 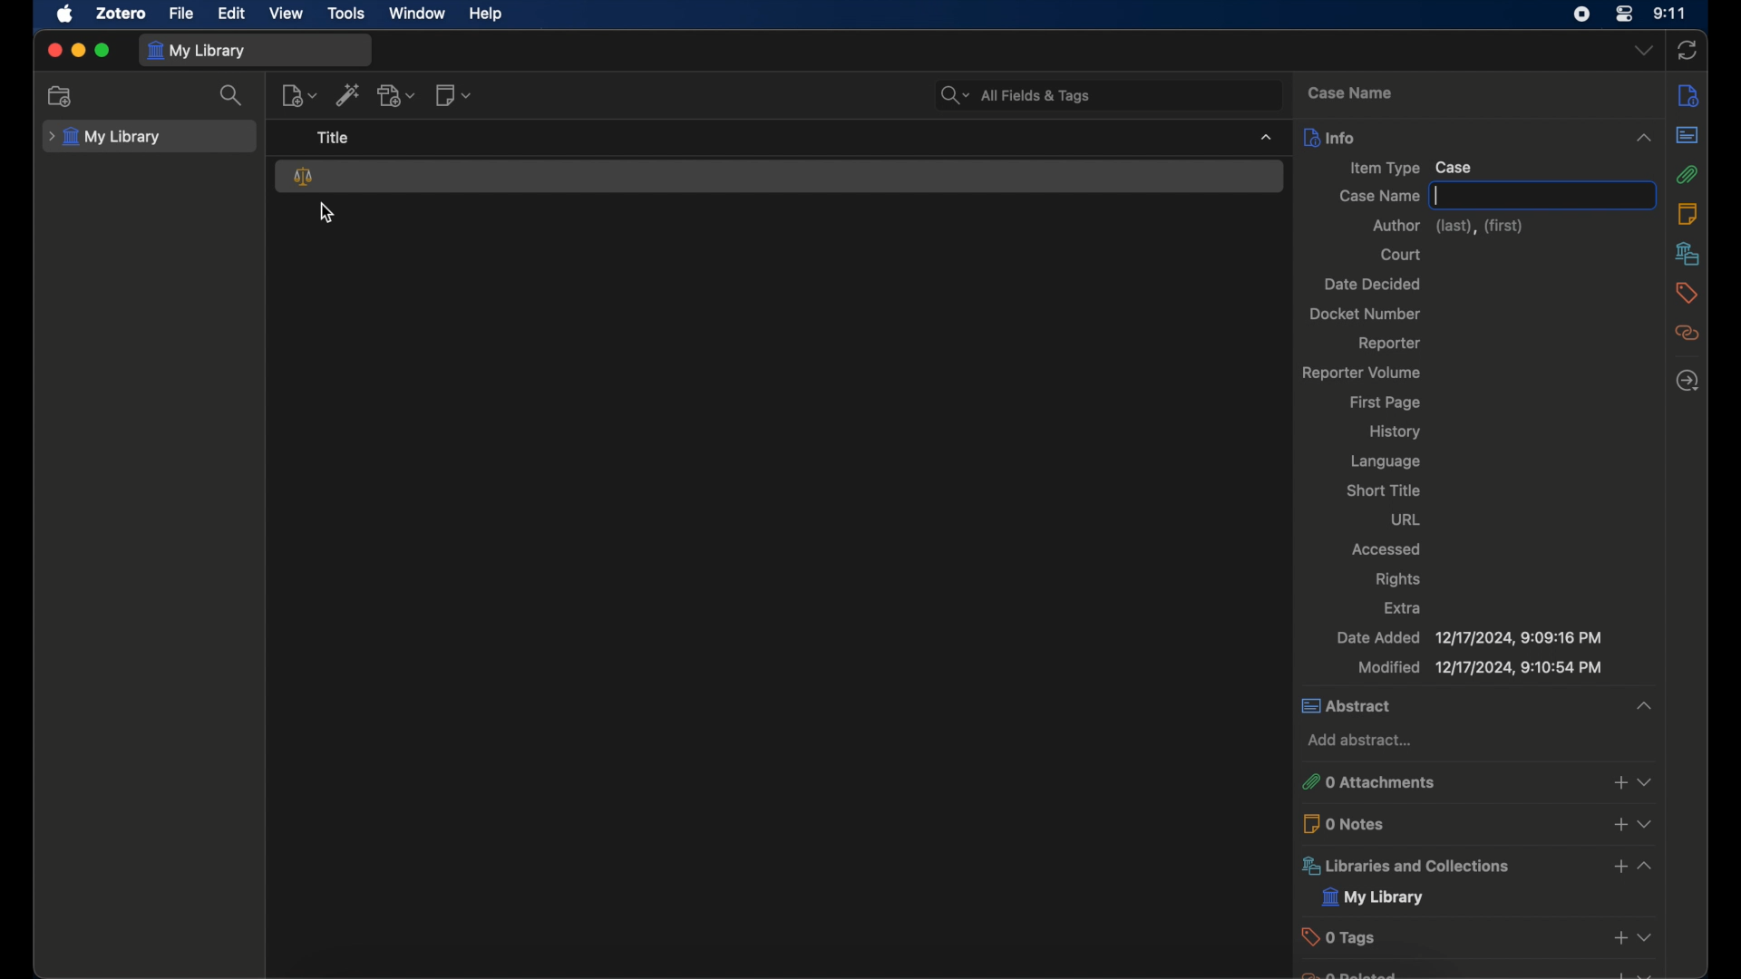 What do you see at coordinates (230, 13) in the screenshot?
I see `edit` at bounding box center [230, 13].